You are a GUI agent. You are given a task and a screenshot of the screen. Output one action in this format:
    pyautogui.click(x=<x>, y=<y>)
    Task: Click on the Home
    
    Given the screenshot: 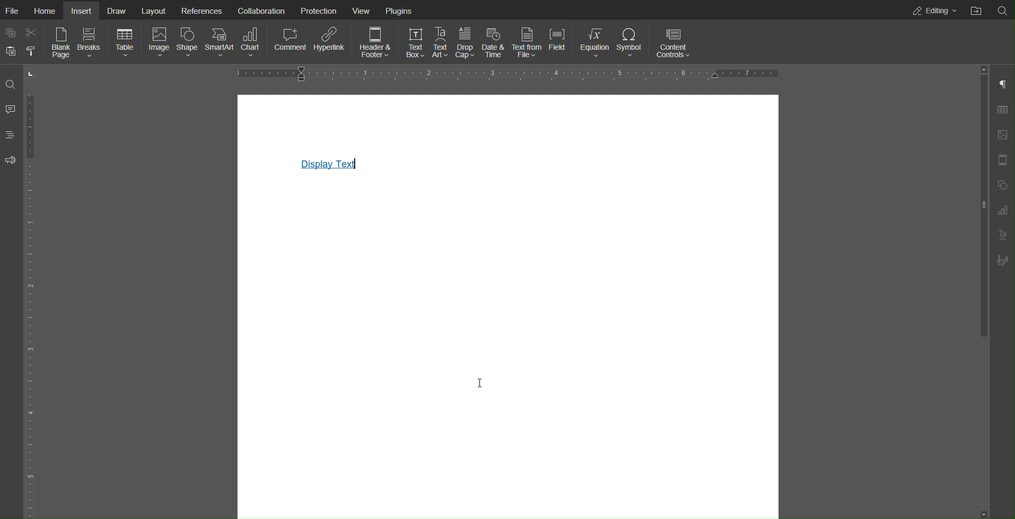 What is the action you would take?
    pyautogui.click(x=47, y=11)
    